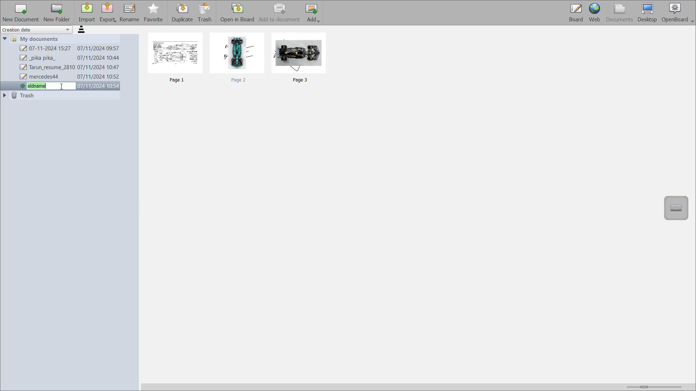 The image size is (696, 391). I want to click on board, so click(575, 13).